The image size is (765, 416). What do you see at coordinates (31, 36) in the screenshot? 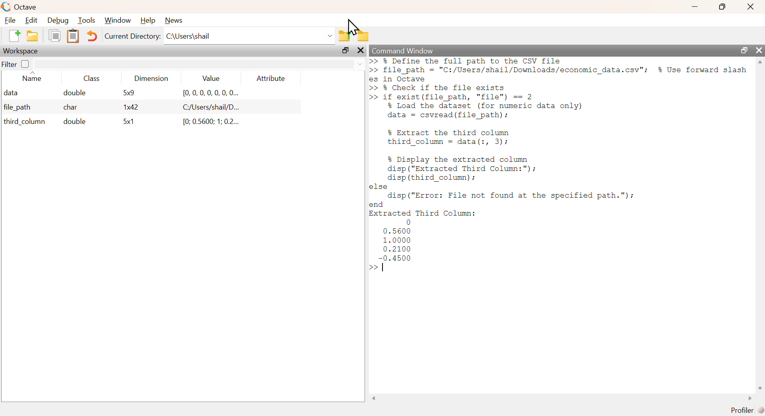
I see `open folder` at bounding box center [31, 36].